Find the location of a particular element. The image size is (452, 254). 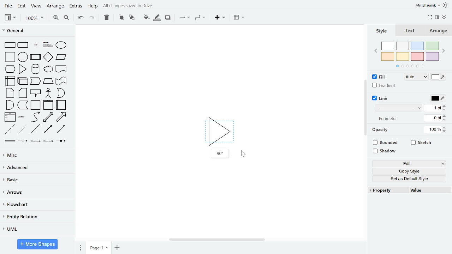

collapse is located at coordinates (444, 18).